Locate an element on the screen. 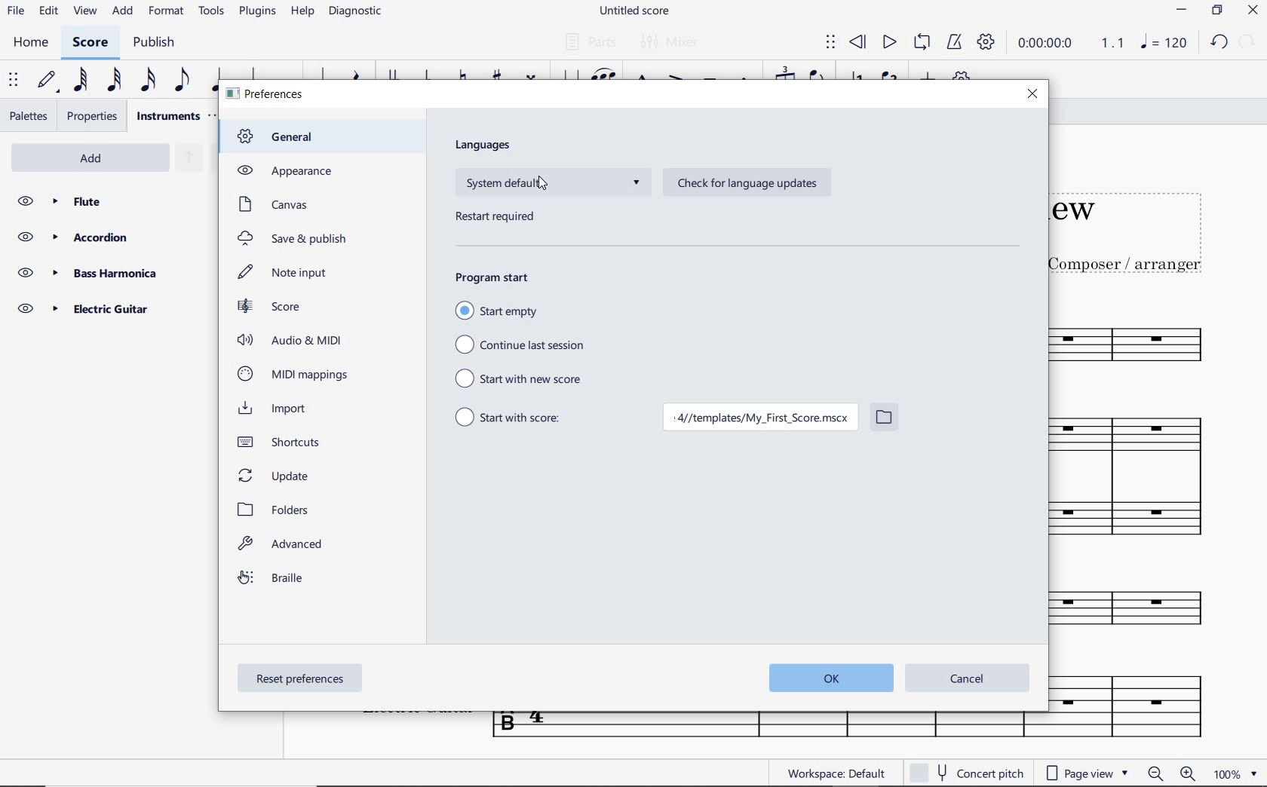 Image resolution: width=1267 pixels, height=787 pixels. zoom factor is located at coordinates (1232, 773).